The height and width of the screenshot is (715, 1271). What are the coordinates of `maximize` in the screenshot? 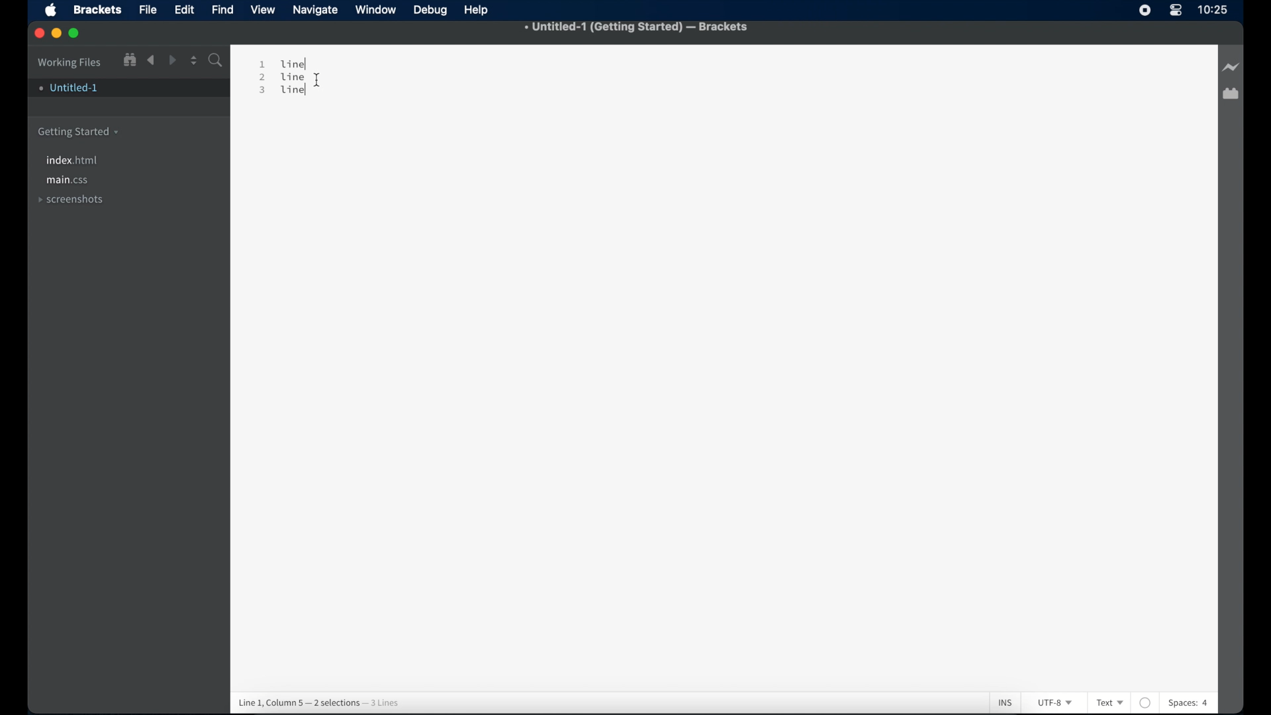 It's located at (75, 34).